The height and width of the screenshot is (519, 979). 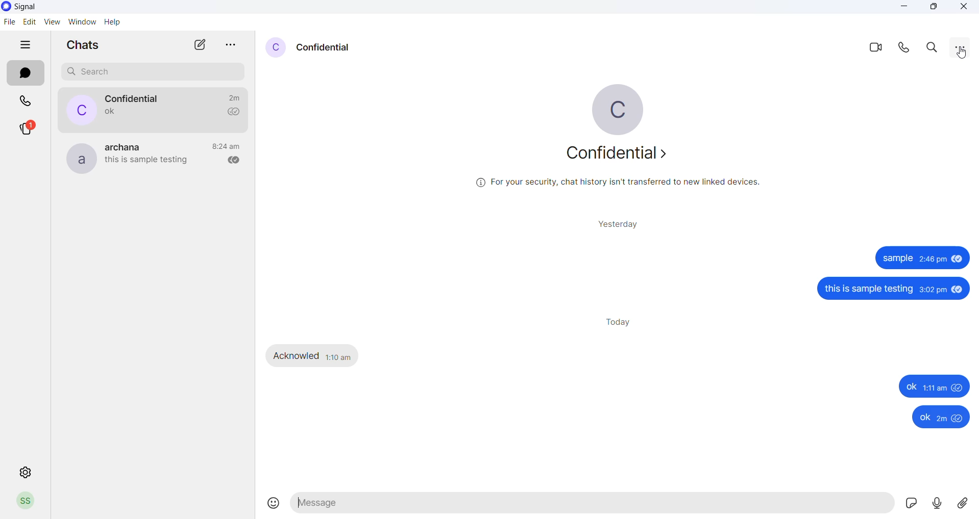 What do you see at coordinates (75, 110) in the screenshot?
I see `profile picture` at bounding box center [75, 110].